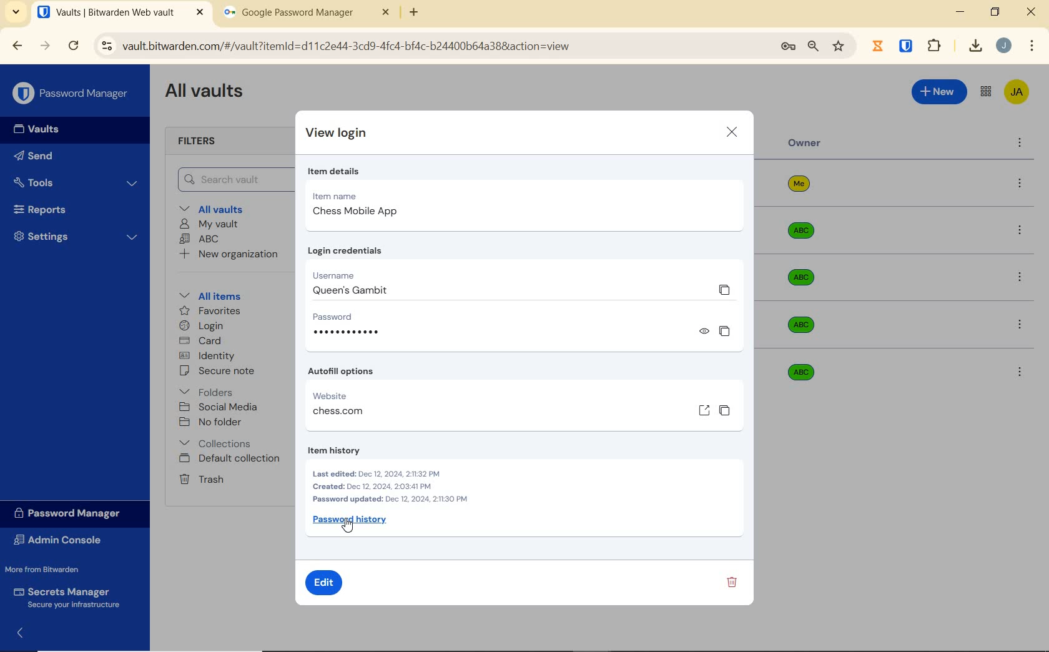 This screenshot has width=1049, height=652. What do you see at coordinates (392, 472) in the screenshot?
I see `Item history` at bounding box center [392, 472].